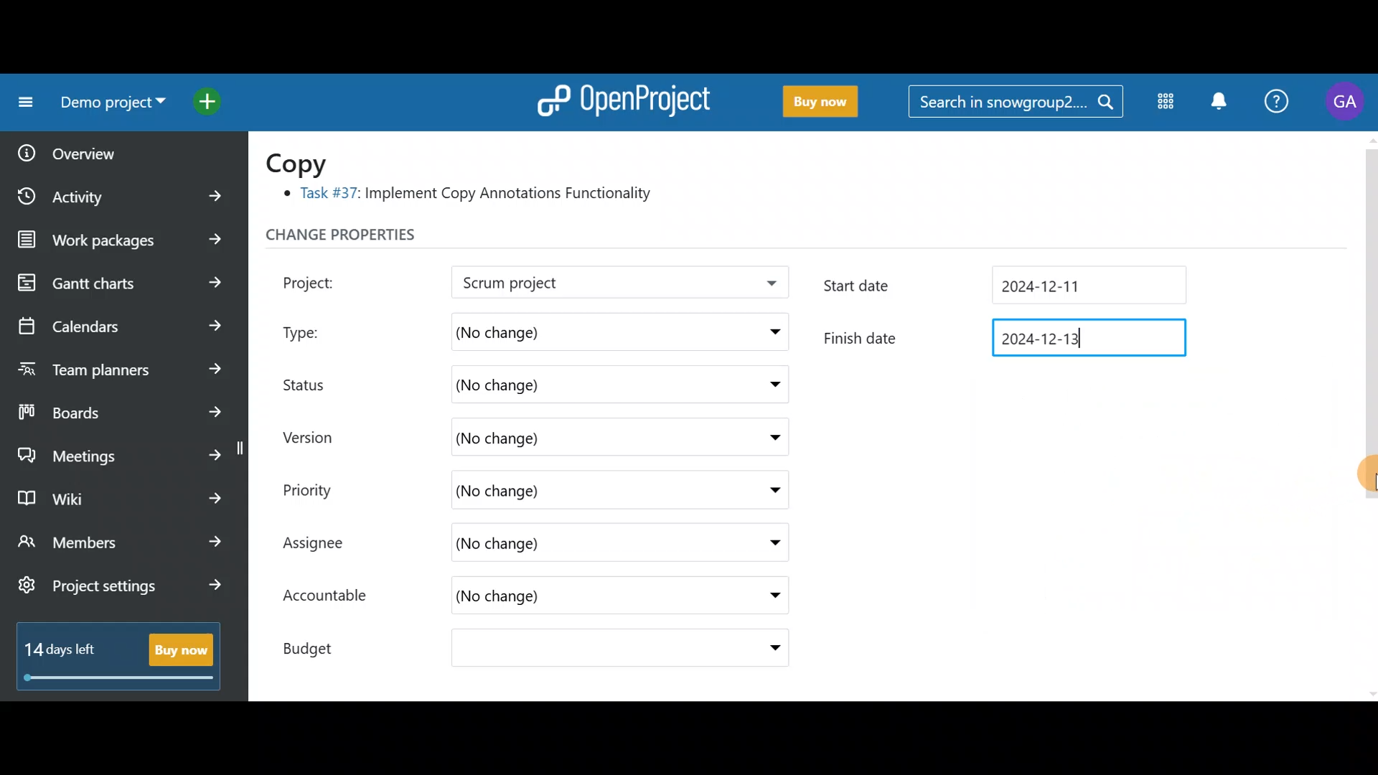  What do you see at coordinates (121, 408) in the screenshot?
I see `Boards` at bounding box center [121, 408].